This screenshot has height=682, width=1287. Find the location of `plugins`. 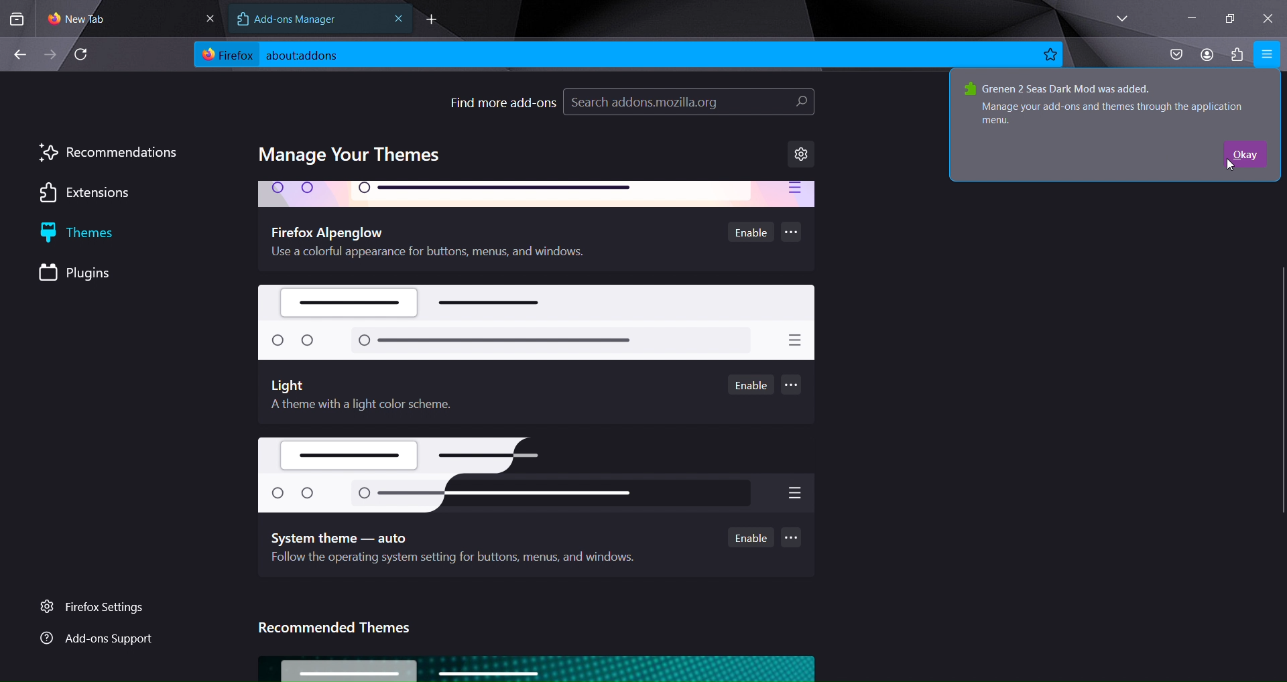

plugins is located at coordinates (89, 273).